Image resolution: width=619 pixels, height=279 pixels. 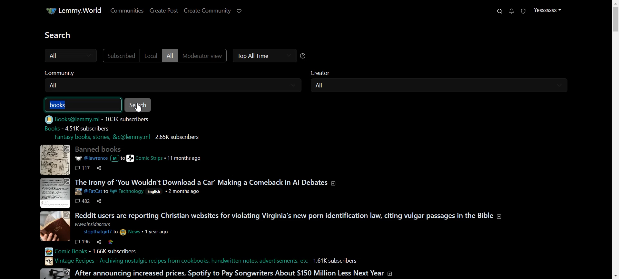 What do you see at coordinates (100, 167) in the screenshot?
I see `share` at bounding box center [100, 167].